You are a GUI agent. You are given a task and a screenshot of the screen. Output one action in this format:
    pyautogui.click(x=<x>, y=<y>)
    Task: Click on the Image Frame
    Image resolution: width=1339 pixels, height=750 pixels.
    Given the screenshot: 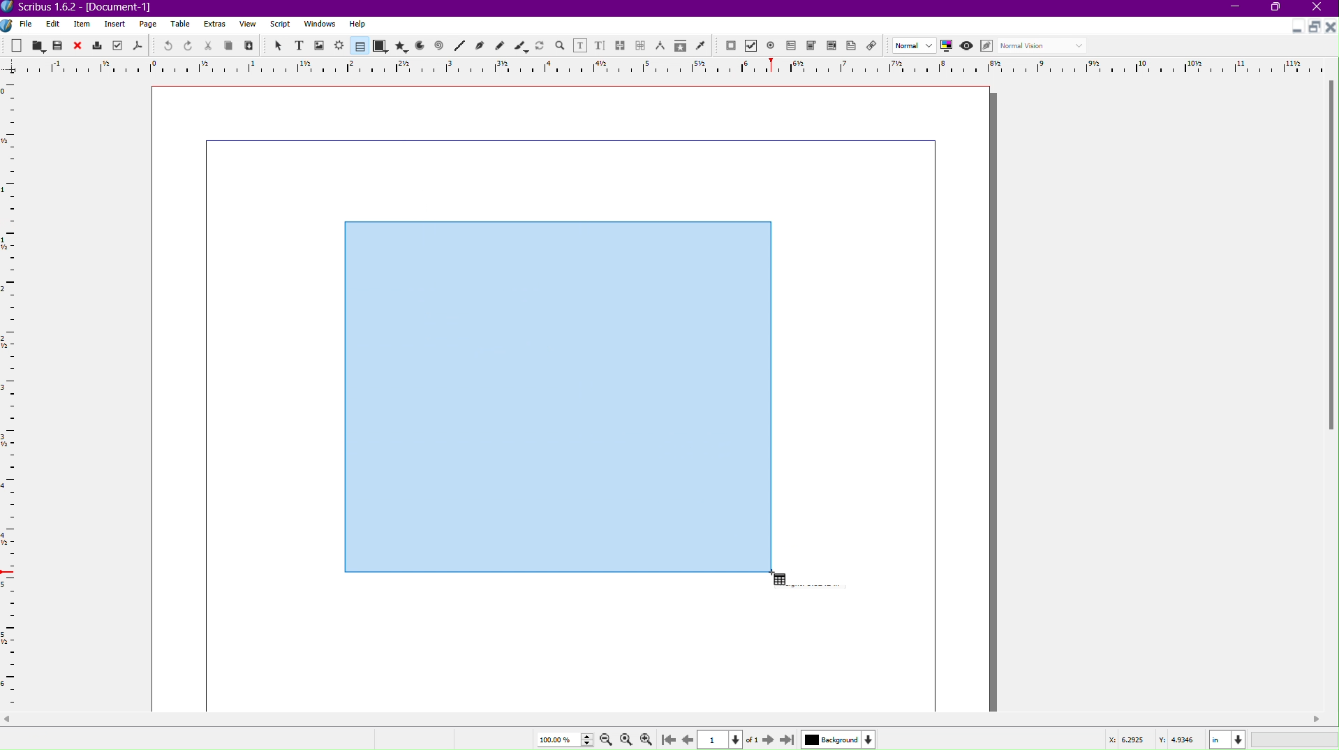 What is the action you would take?
    pyautogui.click(x=320, y=45)
    